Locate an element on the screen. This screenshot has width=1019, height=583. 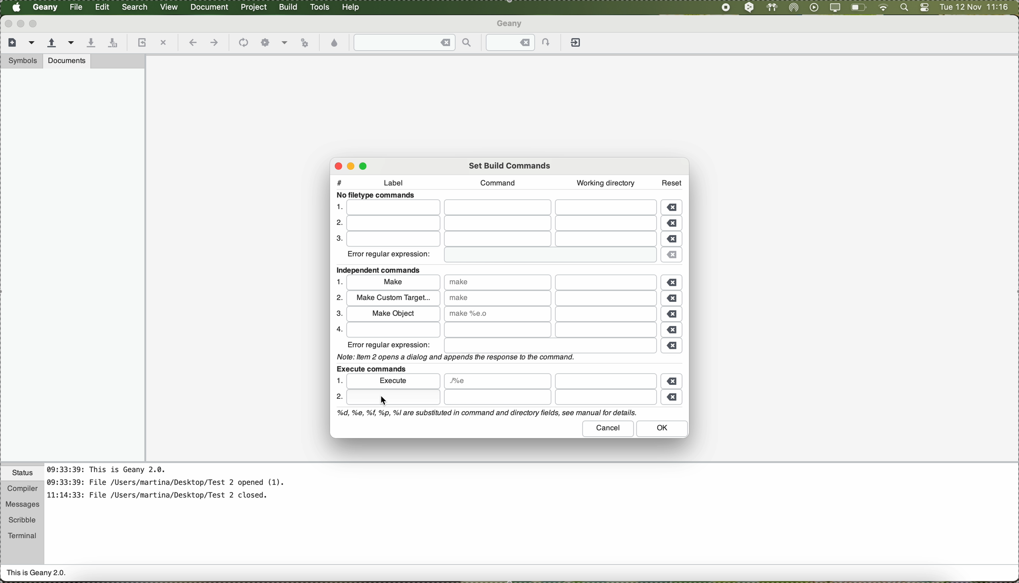
play is located at coordinates (812, 7).